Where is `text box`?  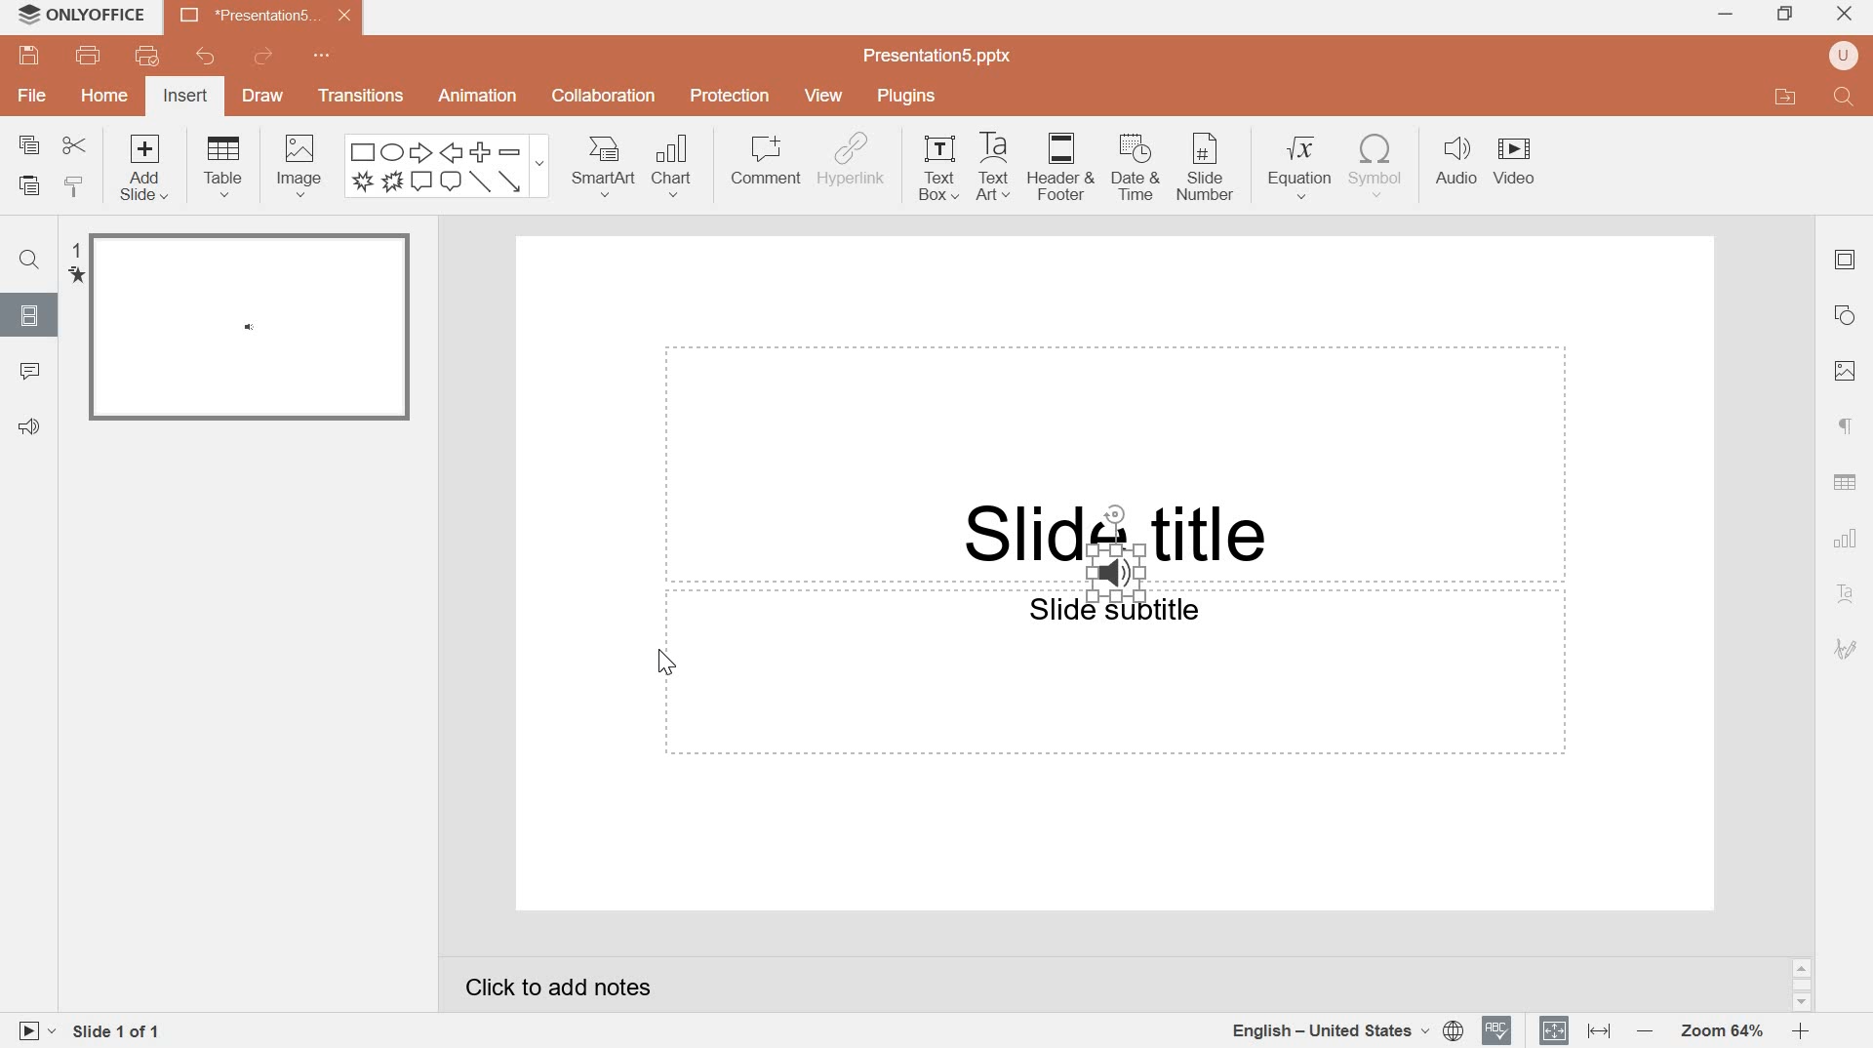
text box is located at coordinates (941, 168).